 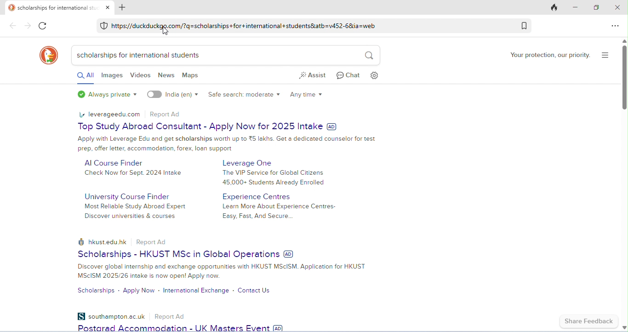 What do you see at coordinates (313, 75) in the screenshot?
I see `assist` at bounding box center [313, 75].